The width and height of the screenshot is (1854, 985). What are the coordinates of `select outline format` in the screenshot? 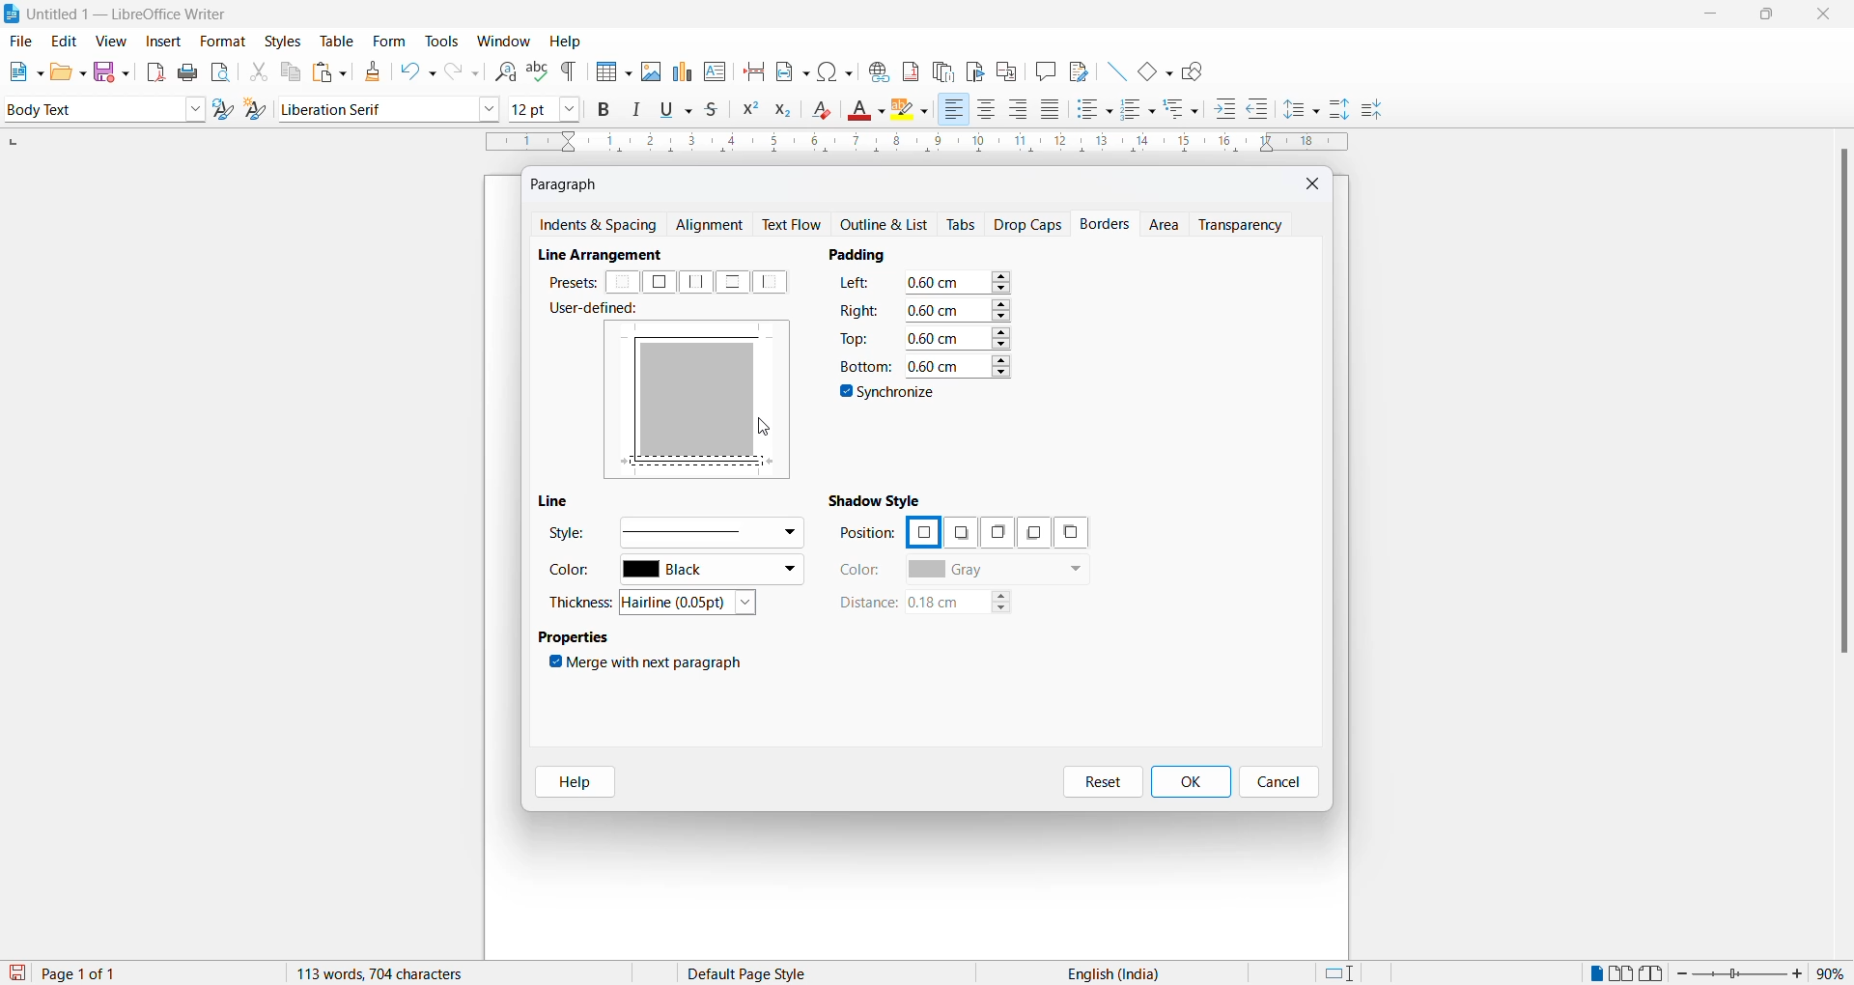 It's located at (1189, 108).